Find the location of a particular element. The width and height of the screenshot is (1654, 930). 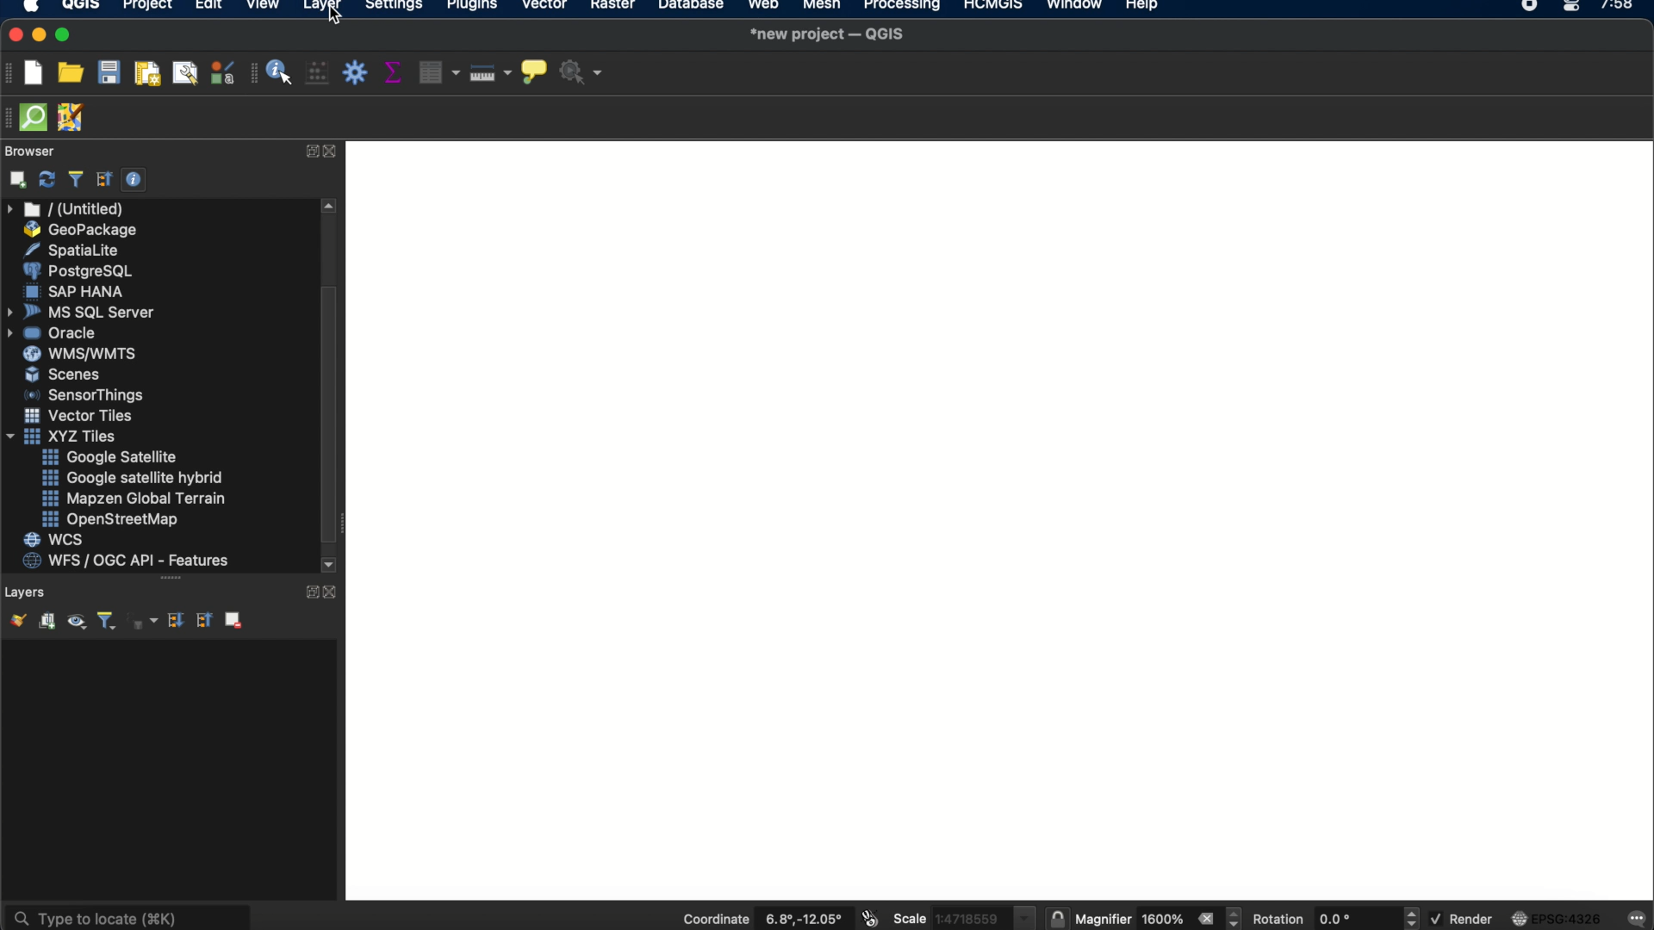

7:58 is located at coordinates (1623, 9).